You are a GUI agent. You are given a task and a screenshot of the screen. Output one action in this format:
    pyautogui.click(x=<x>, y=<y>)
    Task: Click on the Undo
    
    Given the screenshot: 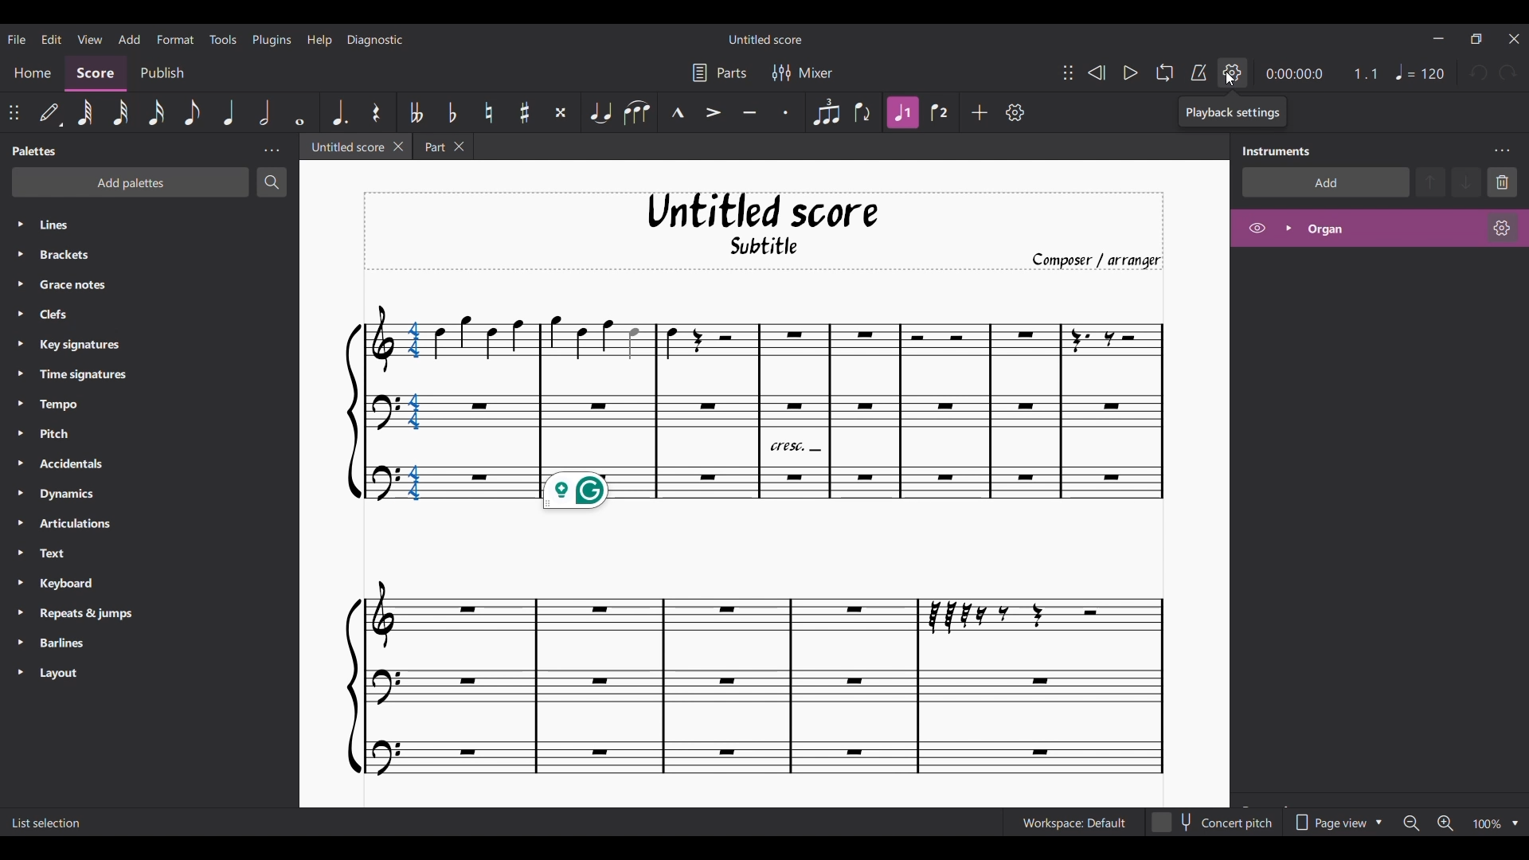 What is the action you would take?
    pyautogui.click(x=1480, y=72)
    